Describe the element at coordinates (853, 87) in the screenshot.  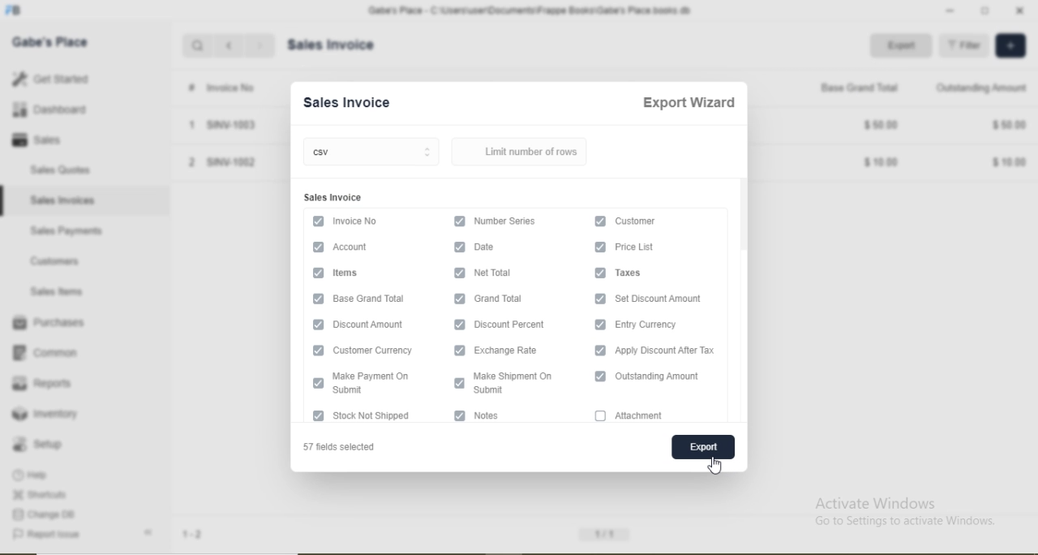
I see `Base Grand Total` at that location.